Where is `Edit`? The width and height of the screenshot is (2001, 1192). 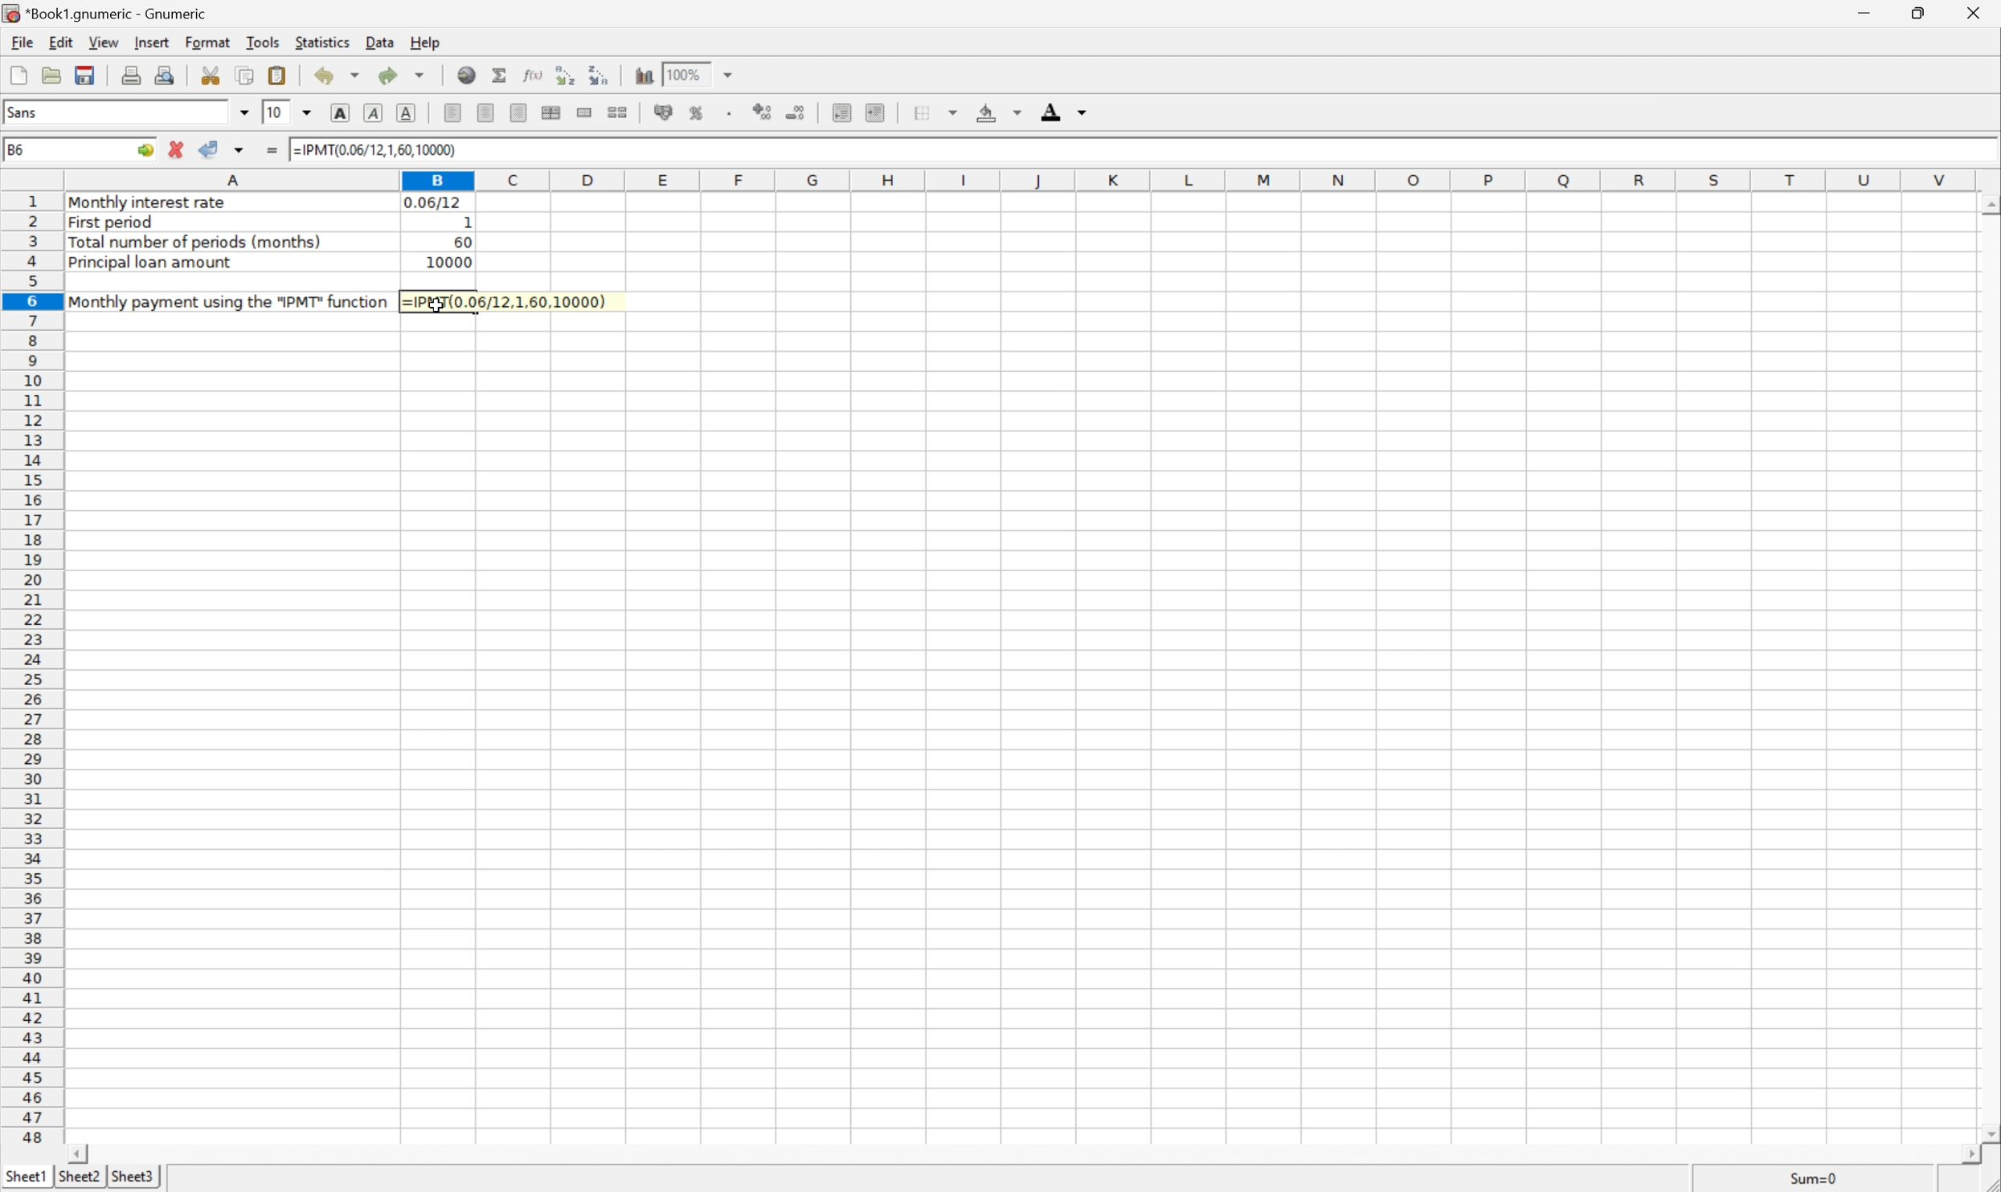 Edit is located at coordinates (61, 42).